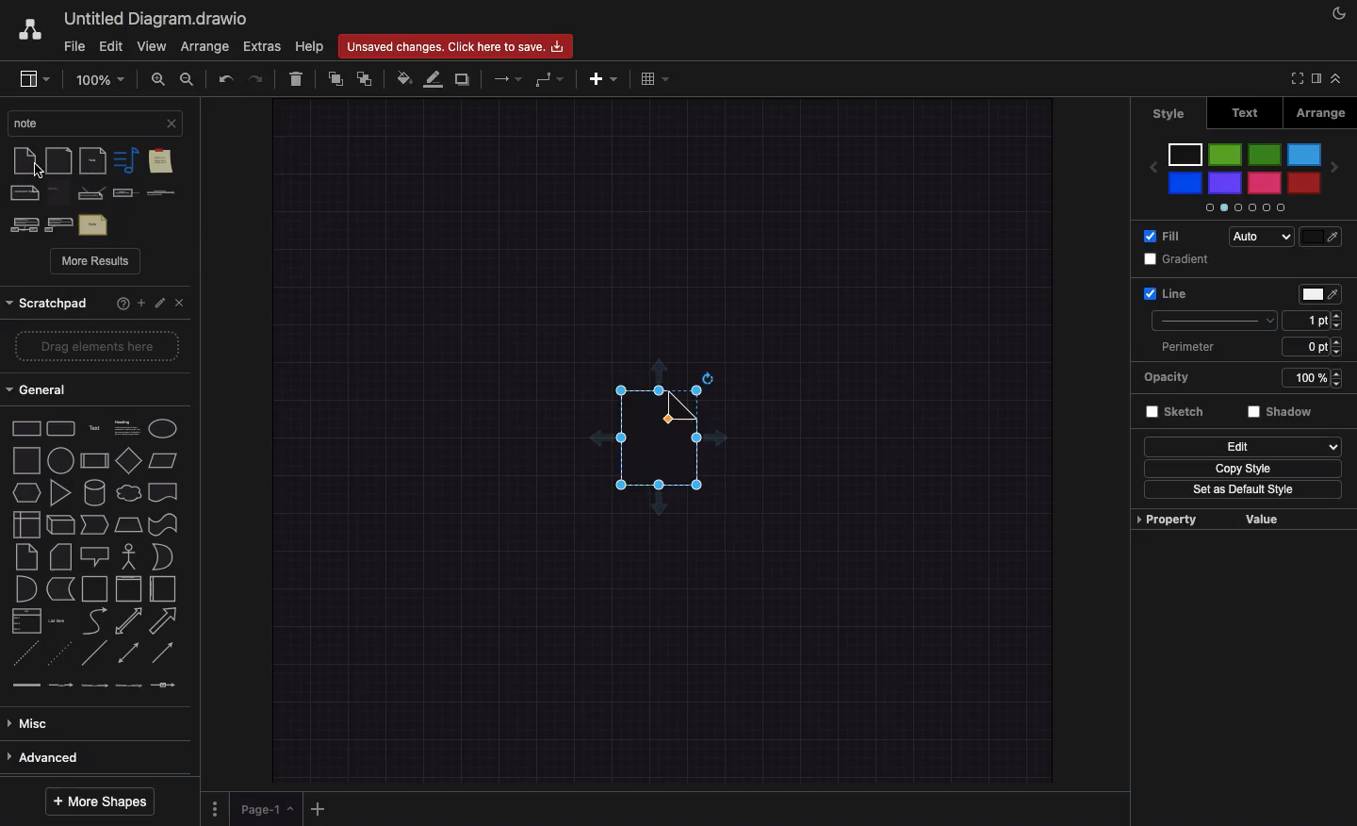 Image resolution: width=1357 pixels, height=826 pixels. What do you see at coordinates (25, 193) in the screenshot?
I see `comment ` at bounding box center [25, 193].